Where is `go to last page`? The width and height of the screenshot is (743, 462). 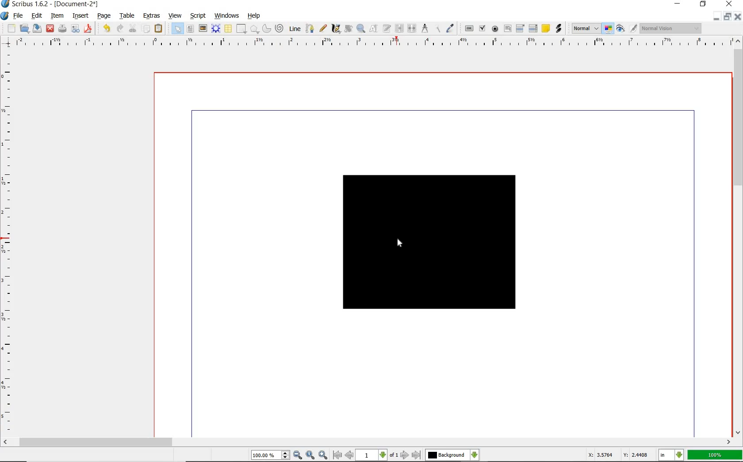 go to last page is located at coordinates (417, 454).